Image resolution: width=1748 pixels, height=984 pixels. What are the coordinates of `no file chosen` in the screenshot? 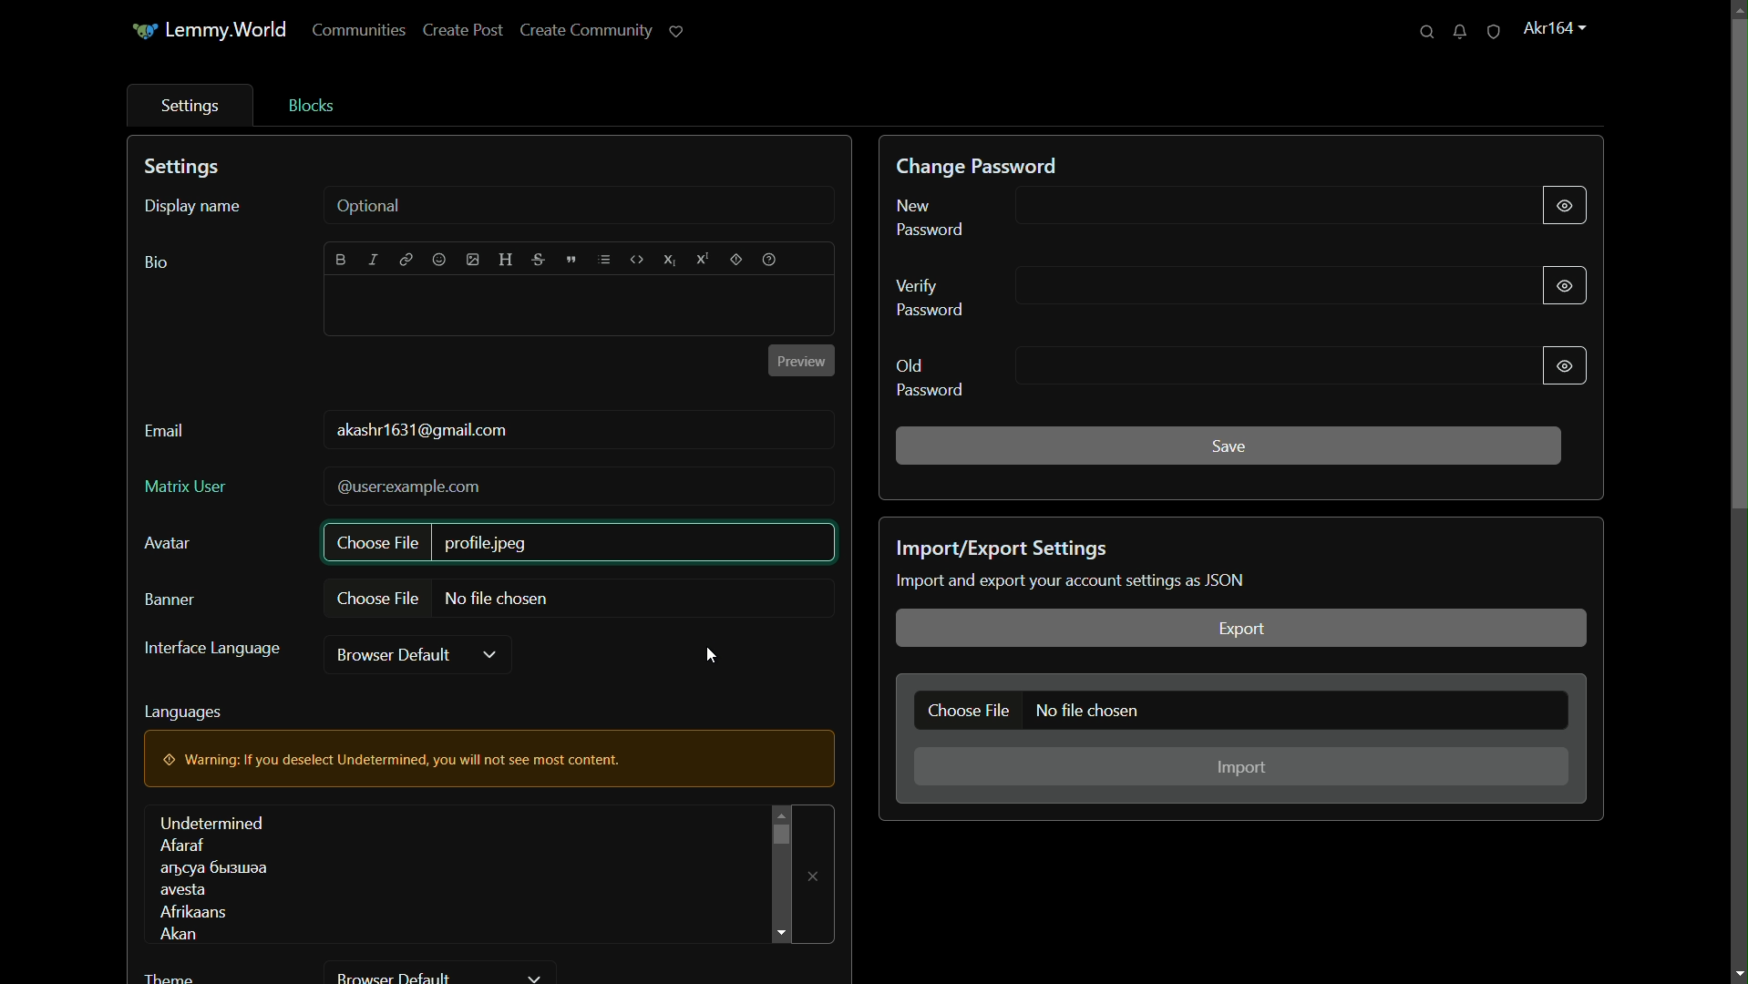 It's located at (1092, 712).